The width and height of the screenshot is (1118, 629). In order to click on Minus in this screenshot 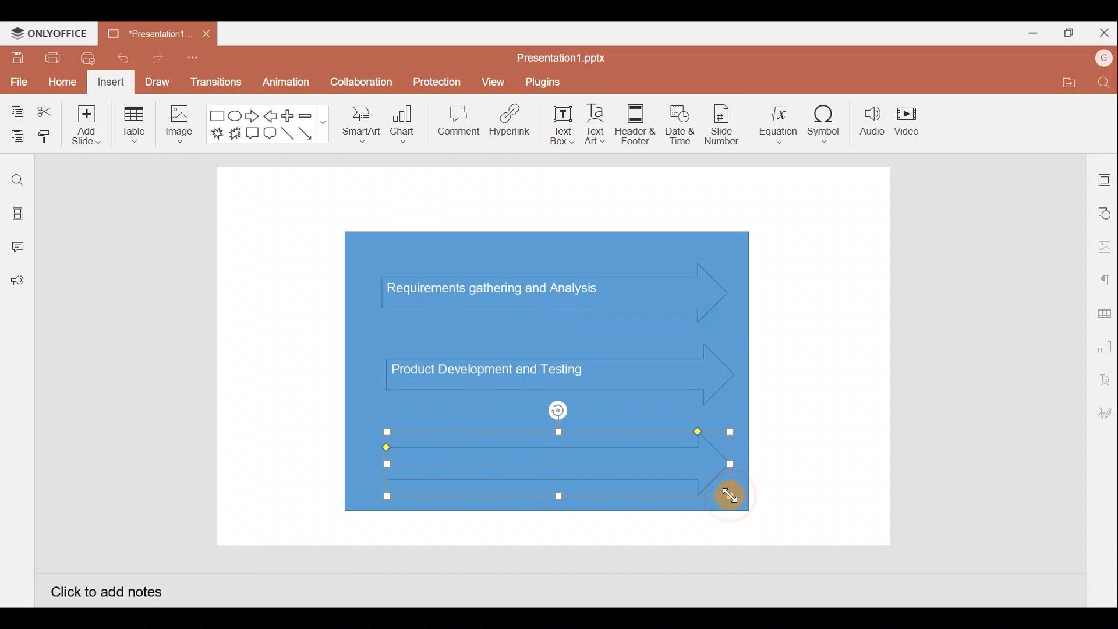, I will do `click(312, 115)`.